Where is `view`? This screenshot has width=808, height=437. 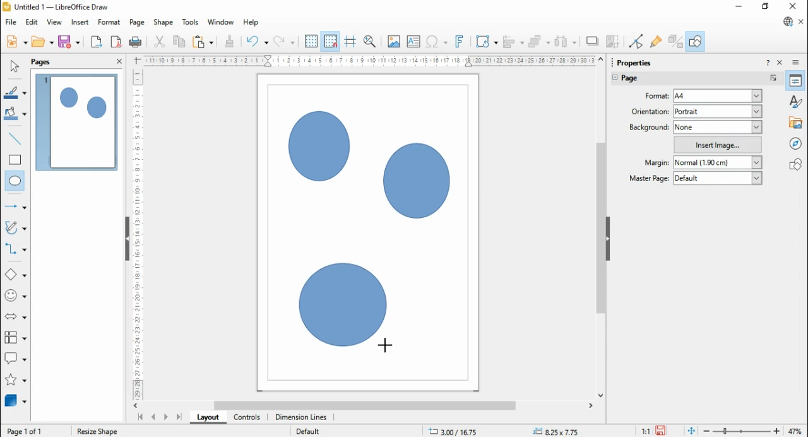
view is located at coordinates (54, 22).